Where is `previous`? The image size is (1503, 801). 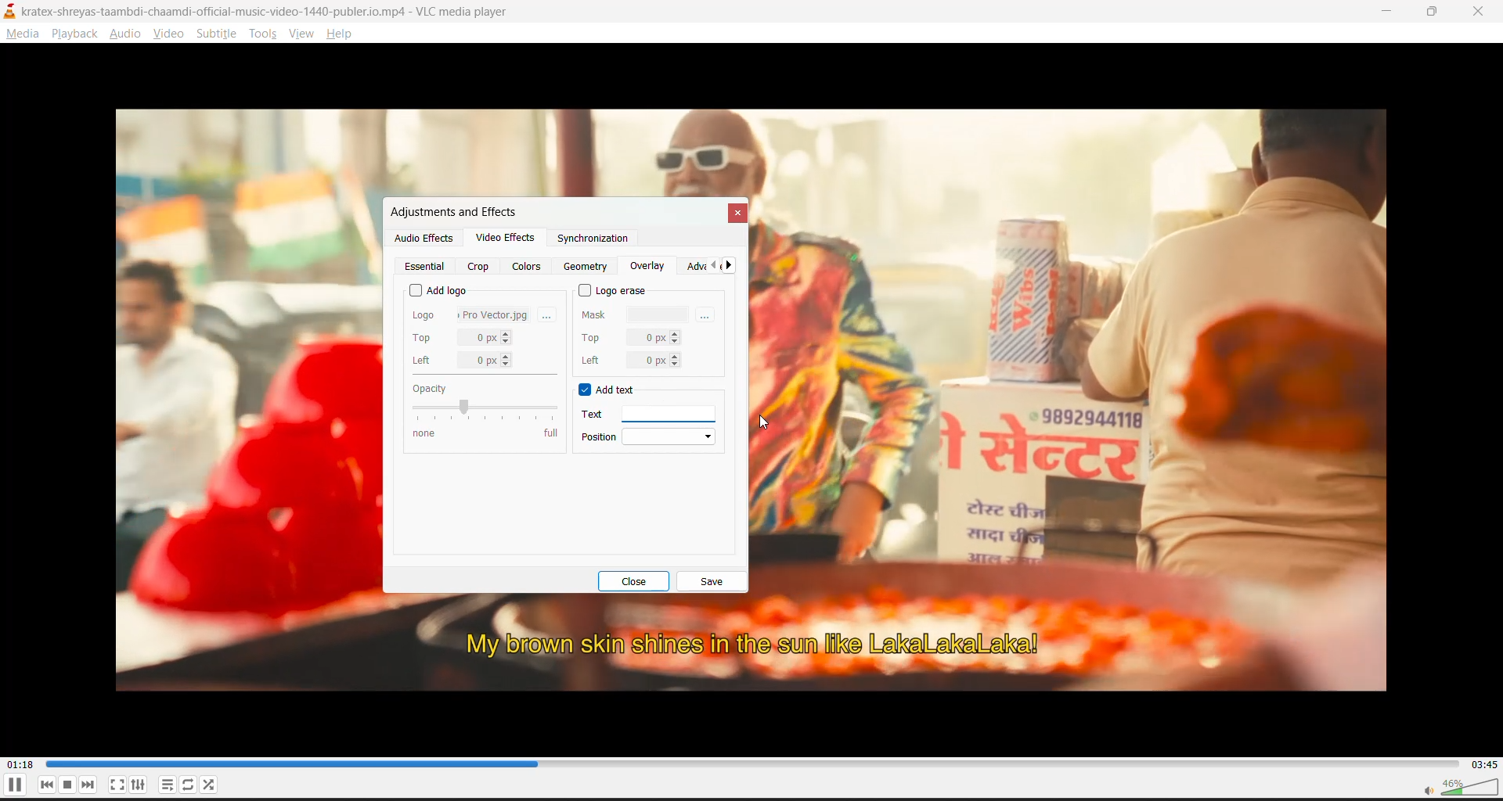
previous is located at coordinates (49, 785).